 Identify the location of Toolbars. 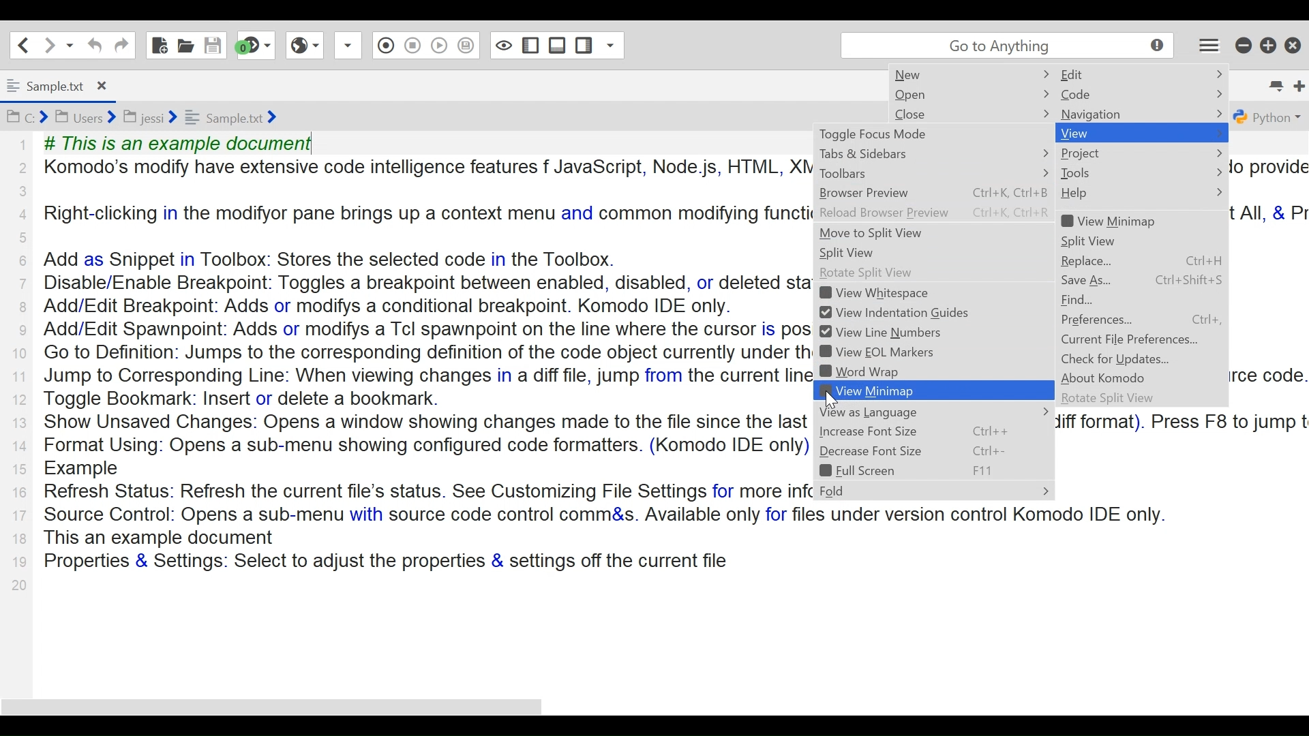
(933, 173).